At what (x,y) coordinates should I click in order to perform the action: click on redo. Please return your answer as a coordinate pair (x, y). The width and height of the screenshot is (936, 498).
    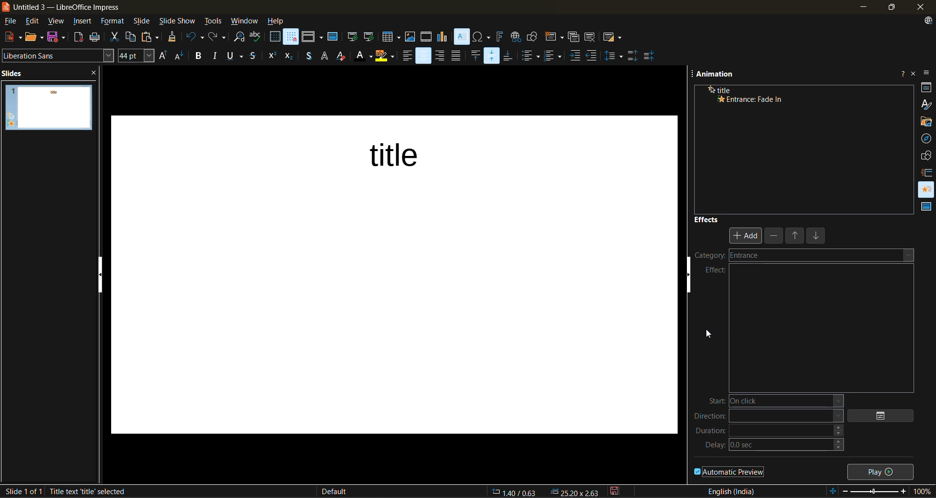
    Looking at the image, I should click on (216, 37).